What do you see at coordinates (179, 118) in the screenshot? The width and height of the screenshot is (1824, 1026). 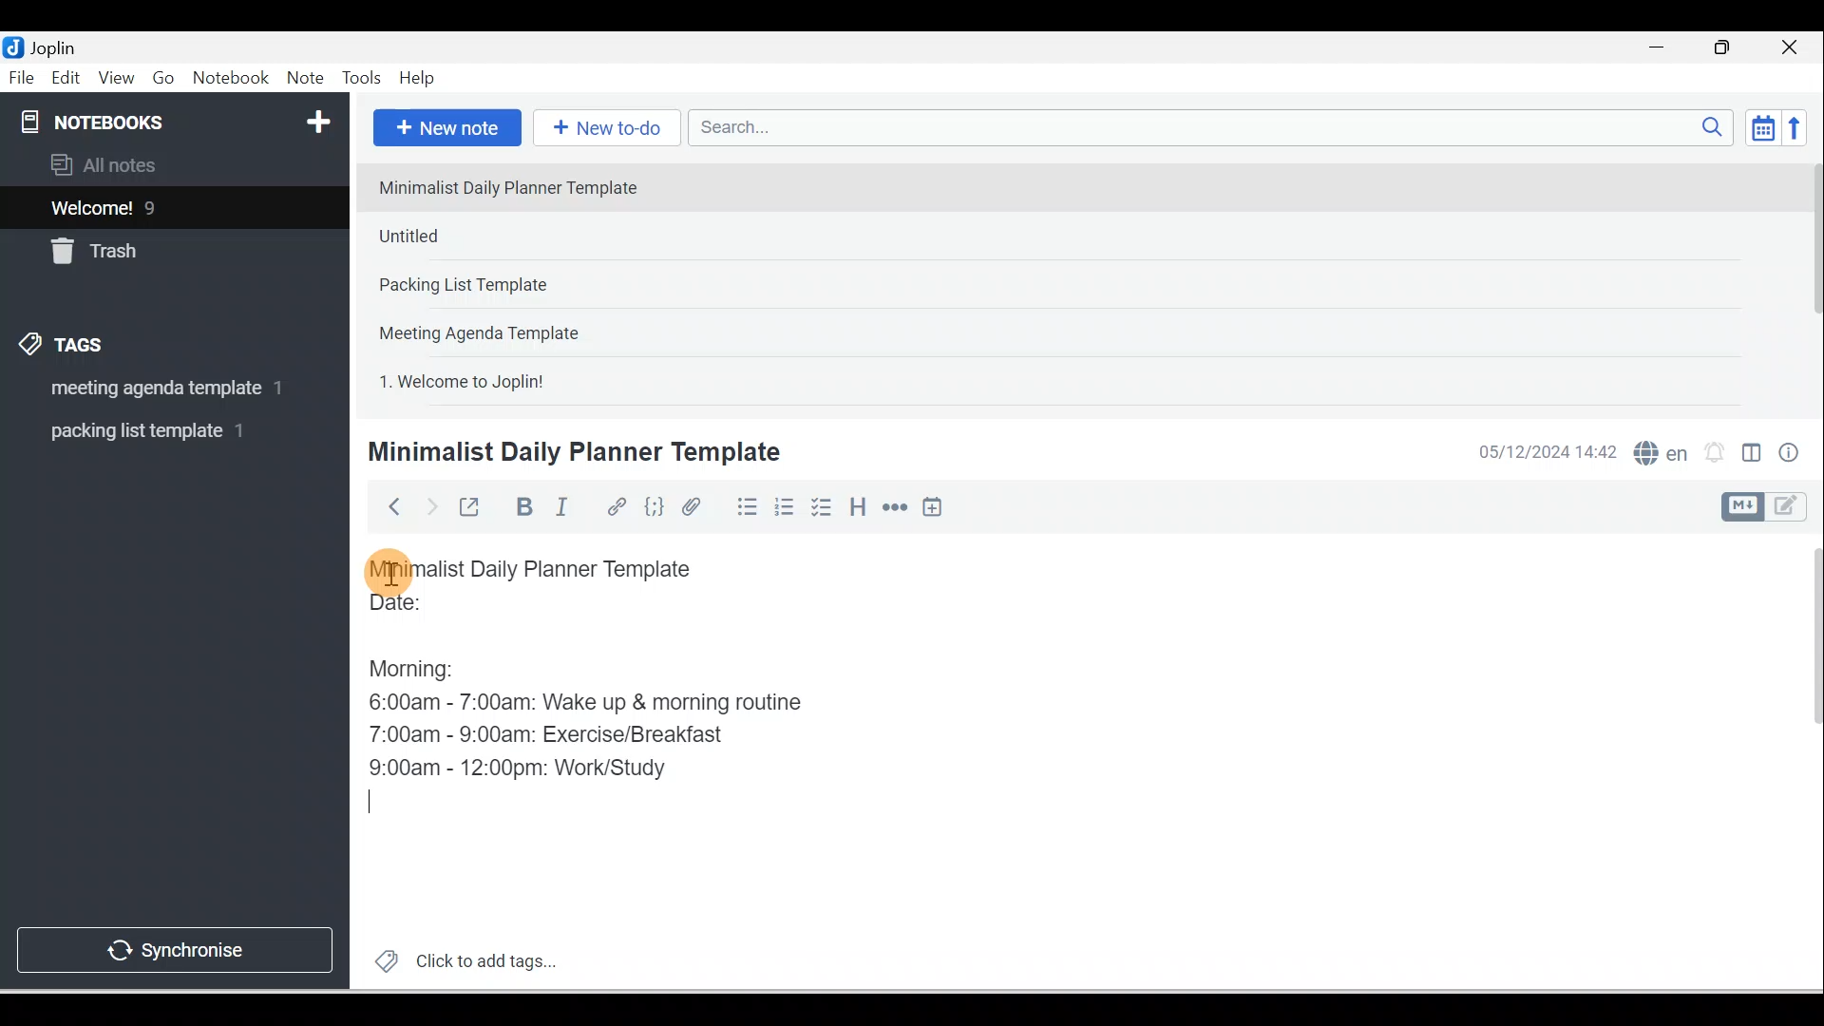 I see `Notebooks` at bounding box center [179, 118].